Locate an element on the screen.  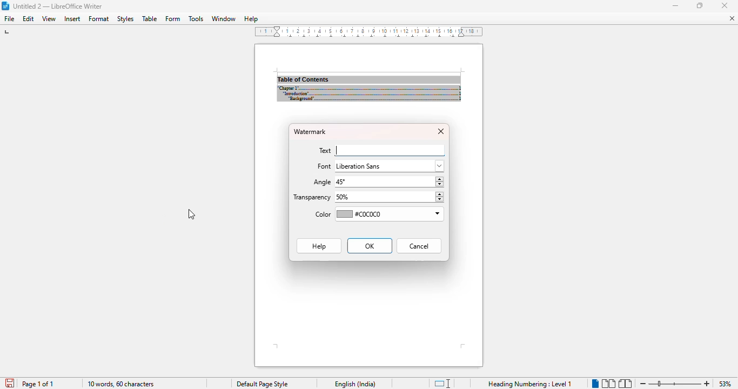
cursor is located at coordinates (192, 214).